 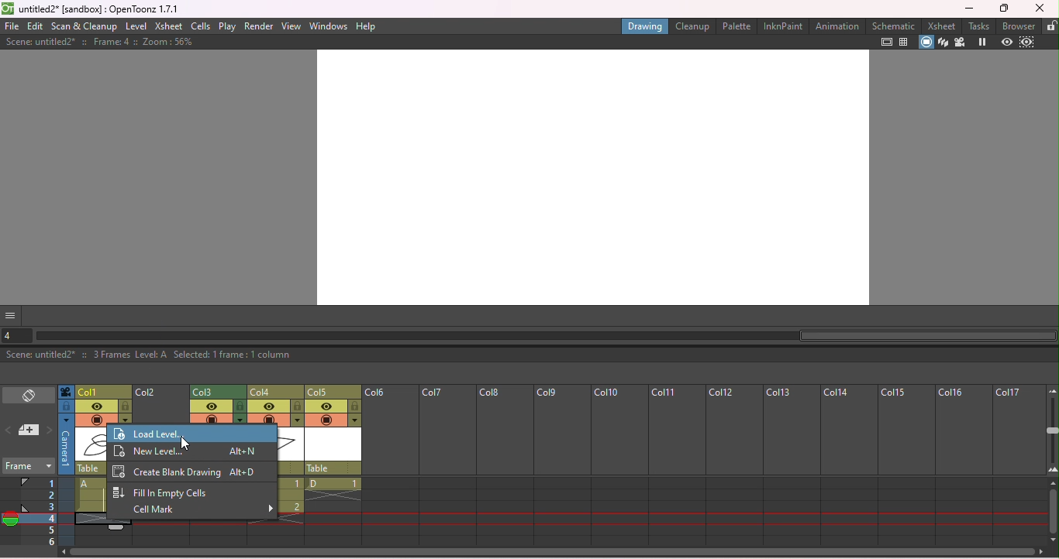 I want to click on Additional column settigs, so click(x=357, y=420).